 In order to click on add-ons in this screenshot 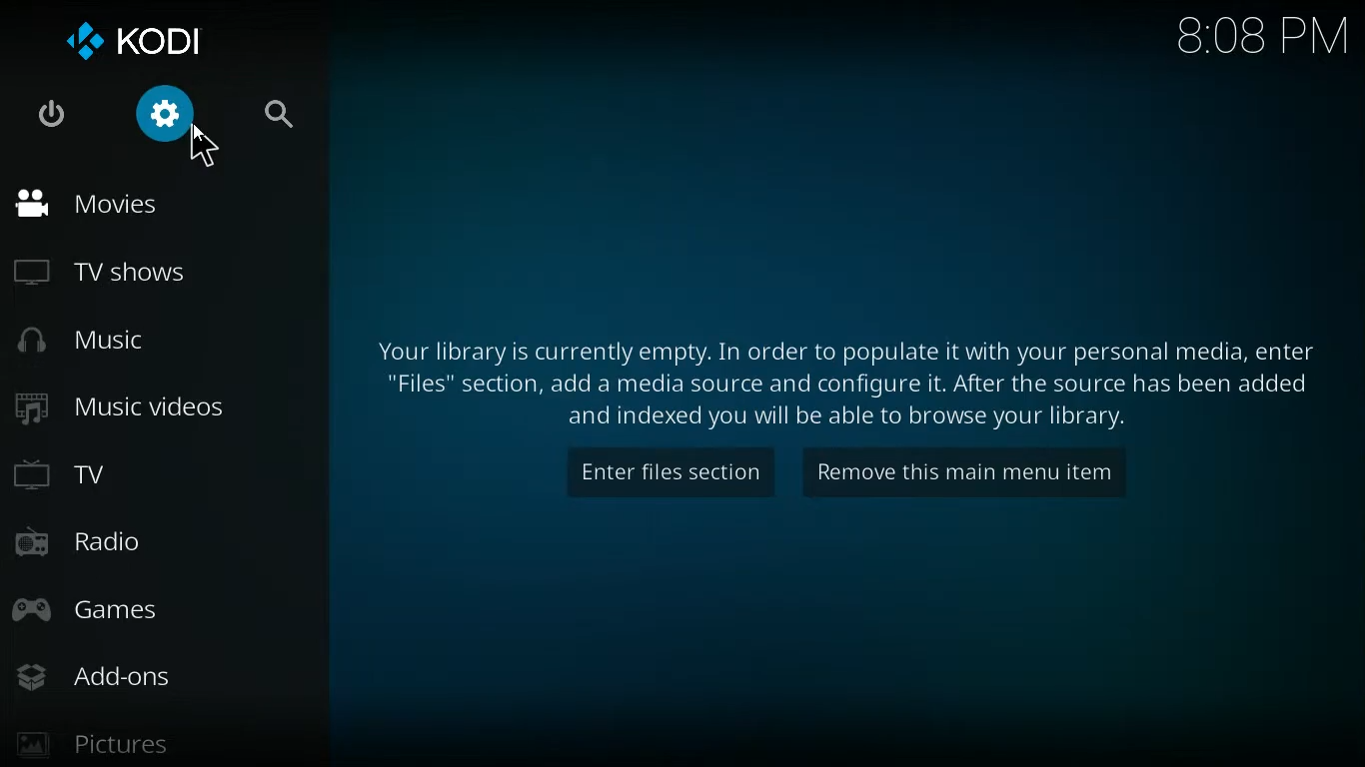, I will do `click(108, 679)`.